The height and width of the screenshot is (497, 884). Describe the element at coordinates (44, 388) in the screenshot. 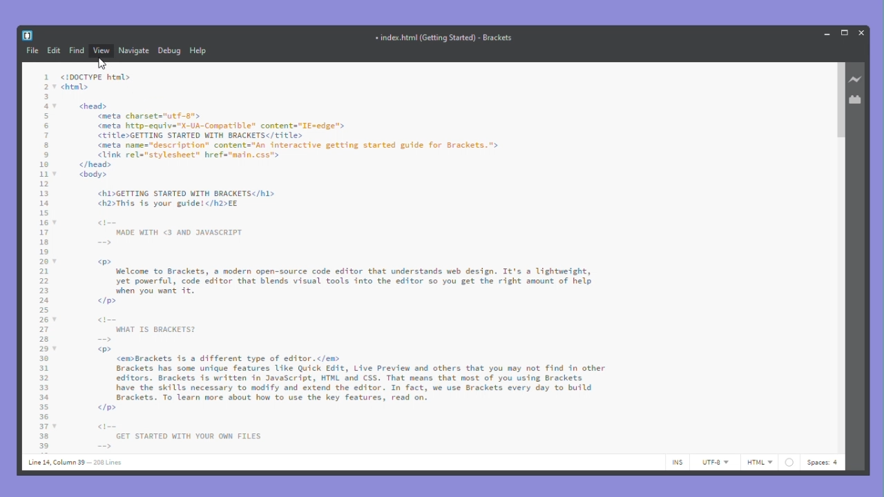

I see `33` at that location.